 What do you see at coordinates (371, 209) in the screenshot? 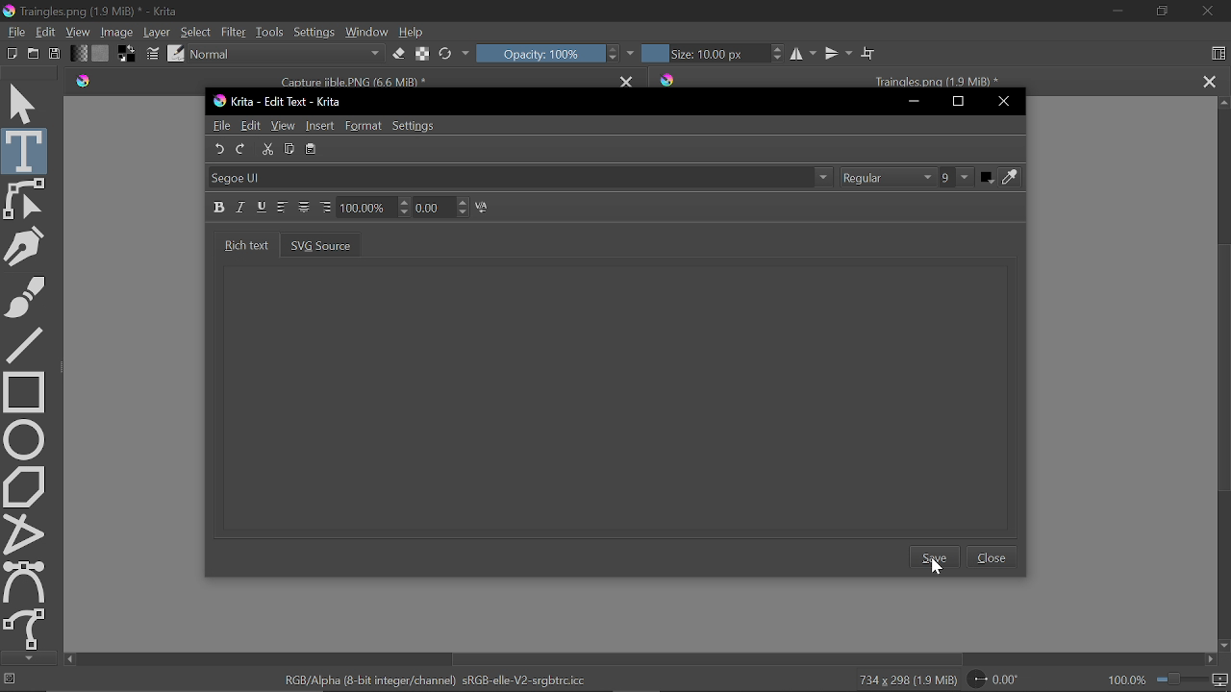
I see `100.00%` at bounding box center [371, 209].